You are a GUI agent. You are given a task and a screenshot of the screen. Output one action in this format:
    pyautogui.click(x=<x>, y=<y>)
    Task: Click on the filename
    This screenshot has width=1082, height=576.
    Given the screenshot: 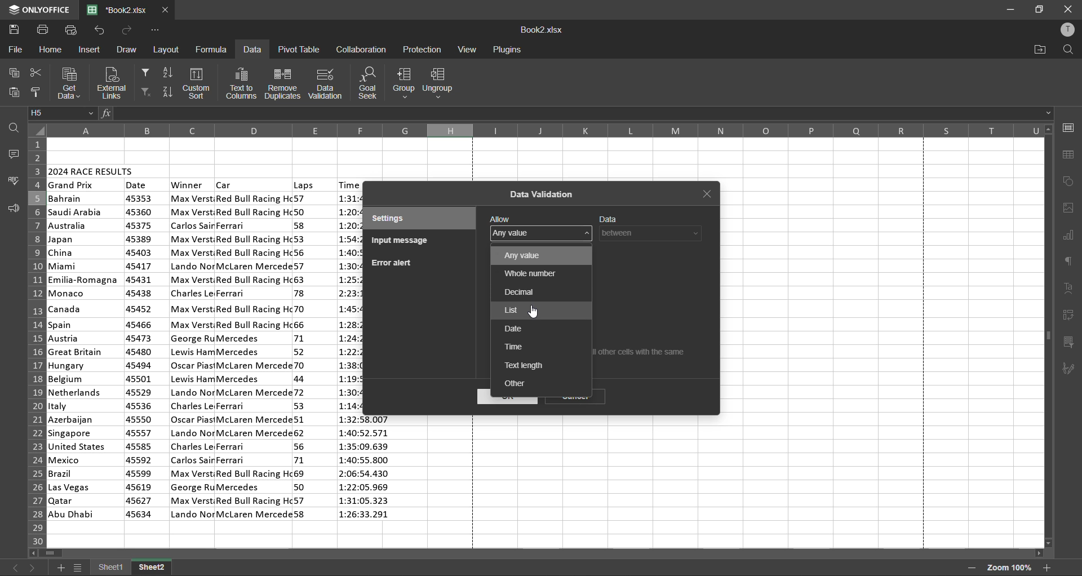 What is the action you would take?
    pyautogui.click(x=542, y=31)
    